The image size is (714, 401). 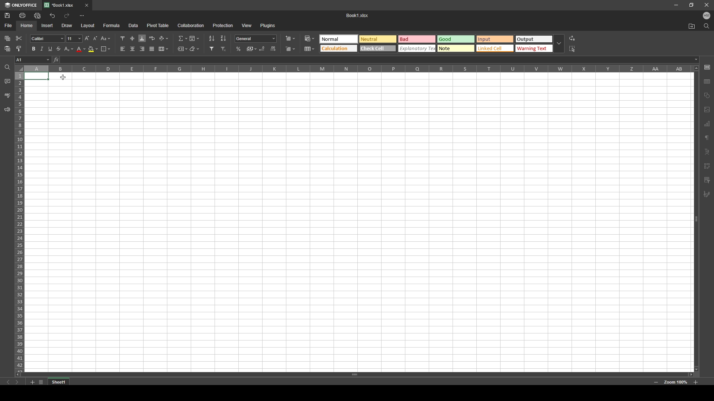 I want to click on Output, so click(x=534, y=39).